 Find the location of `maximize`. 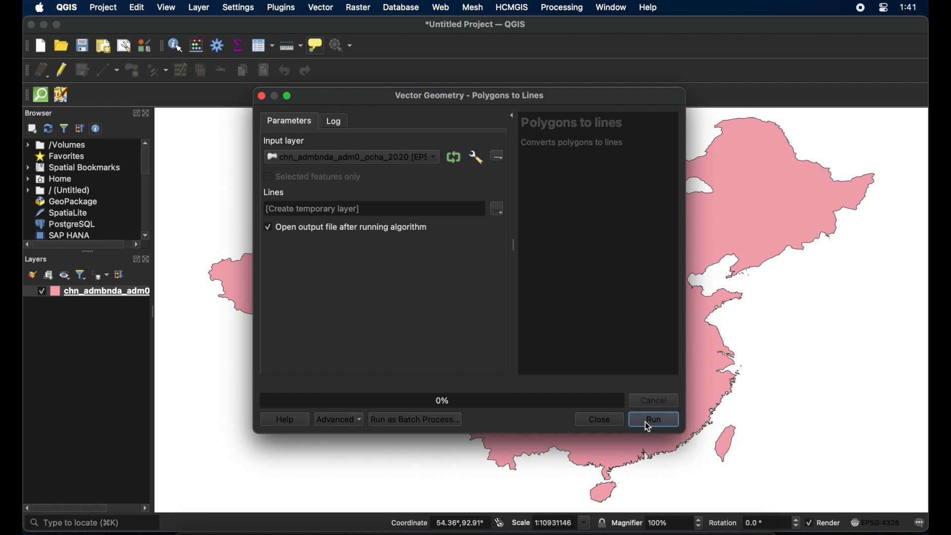

maximize is located at coordinates (288, 96).